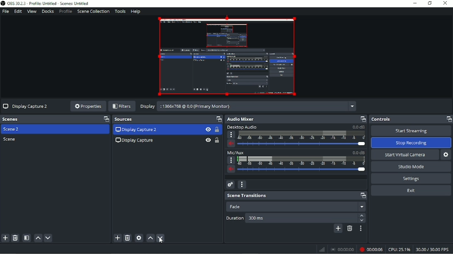 The width and height of the screenshot is (453, 254). Describe the element at coordinates (229, 185) in the screenshot. I see `Advanced audio properties` at that location.